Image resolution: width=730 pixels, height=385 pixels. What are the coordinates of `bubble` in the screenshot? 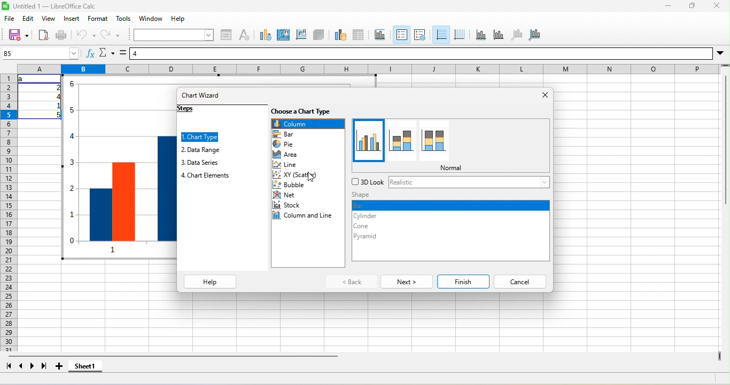 It's located at (308, 185).